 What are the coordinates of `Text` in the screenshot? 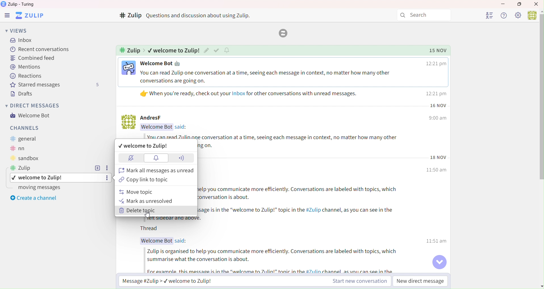 It's located at (181, 241).